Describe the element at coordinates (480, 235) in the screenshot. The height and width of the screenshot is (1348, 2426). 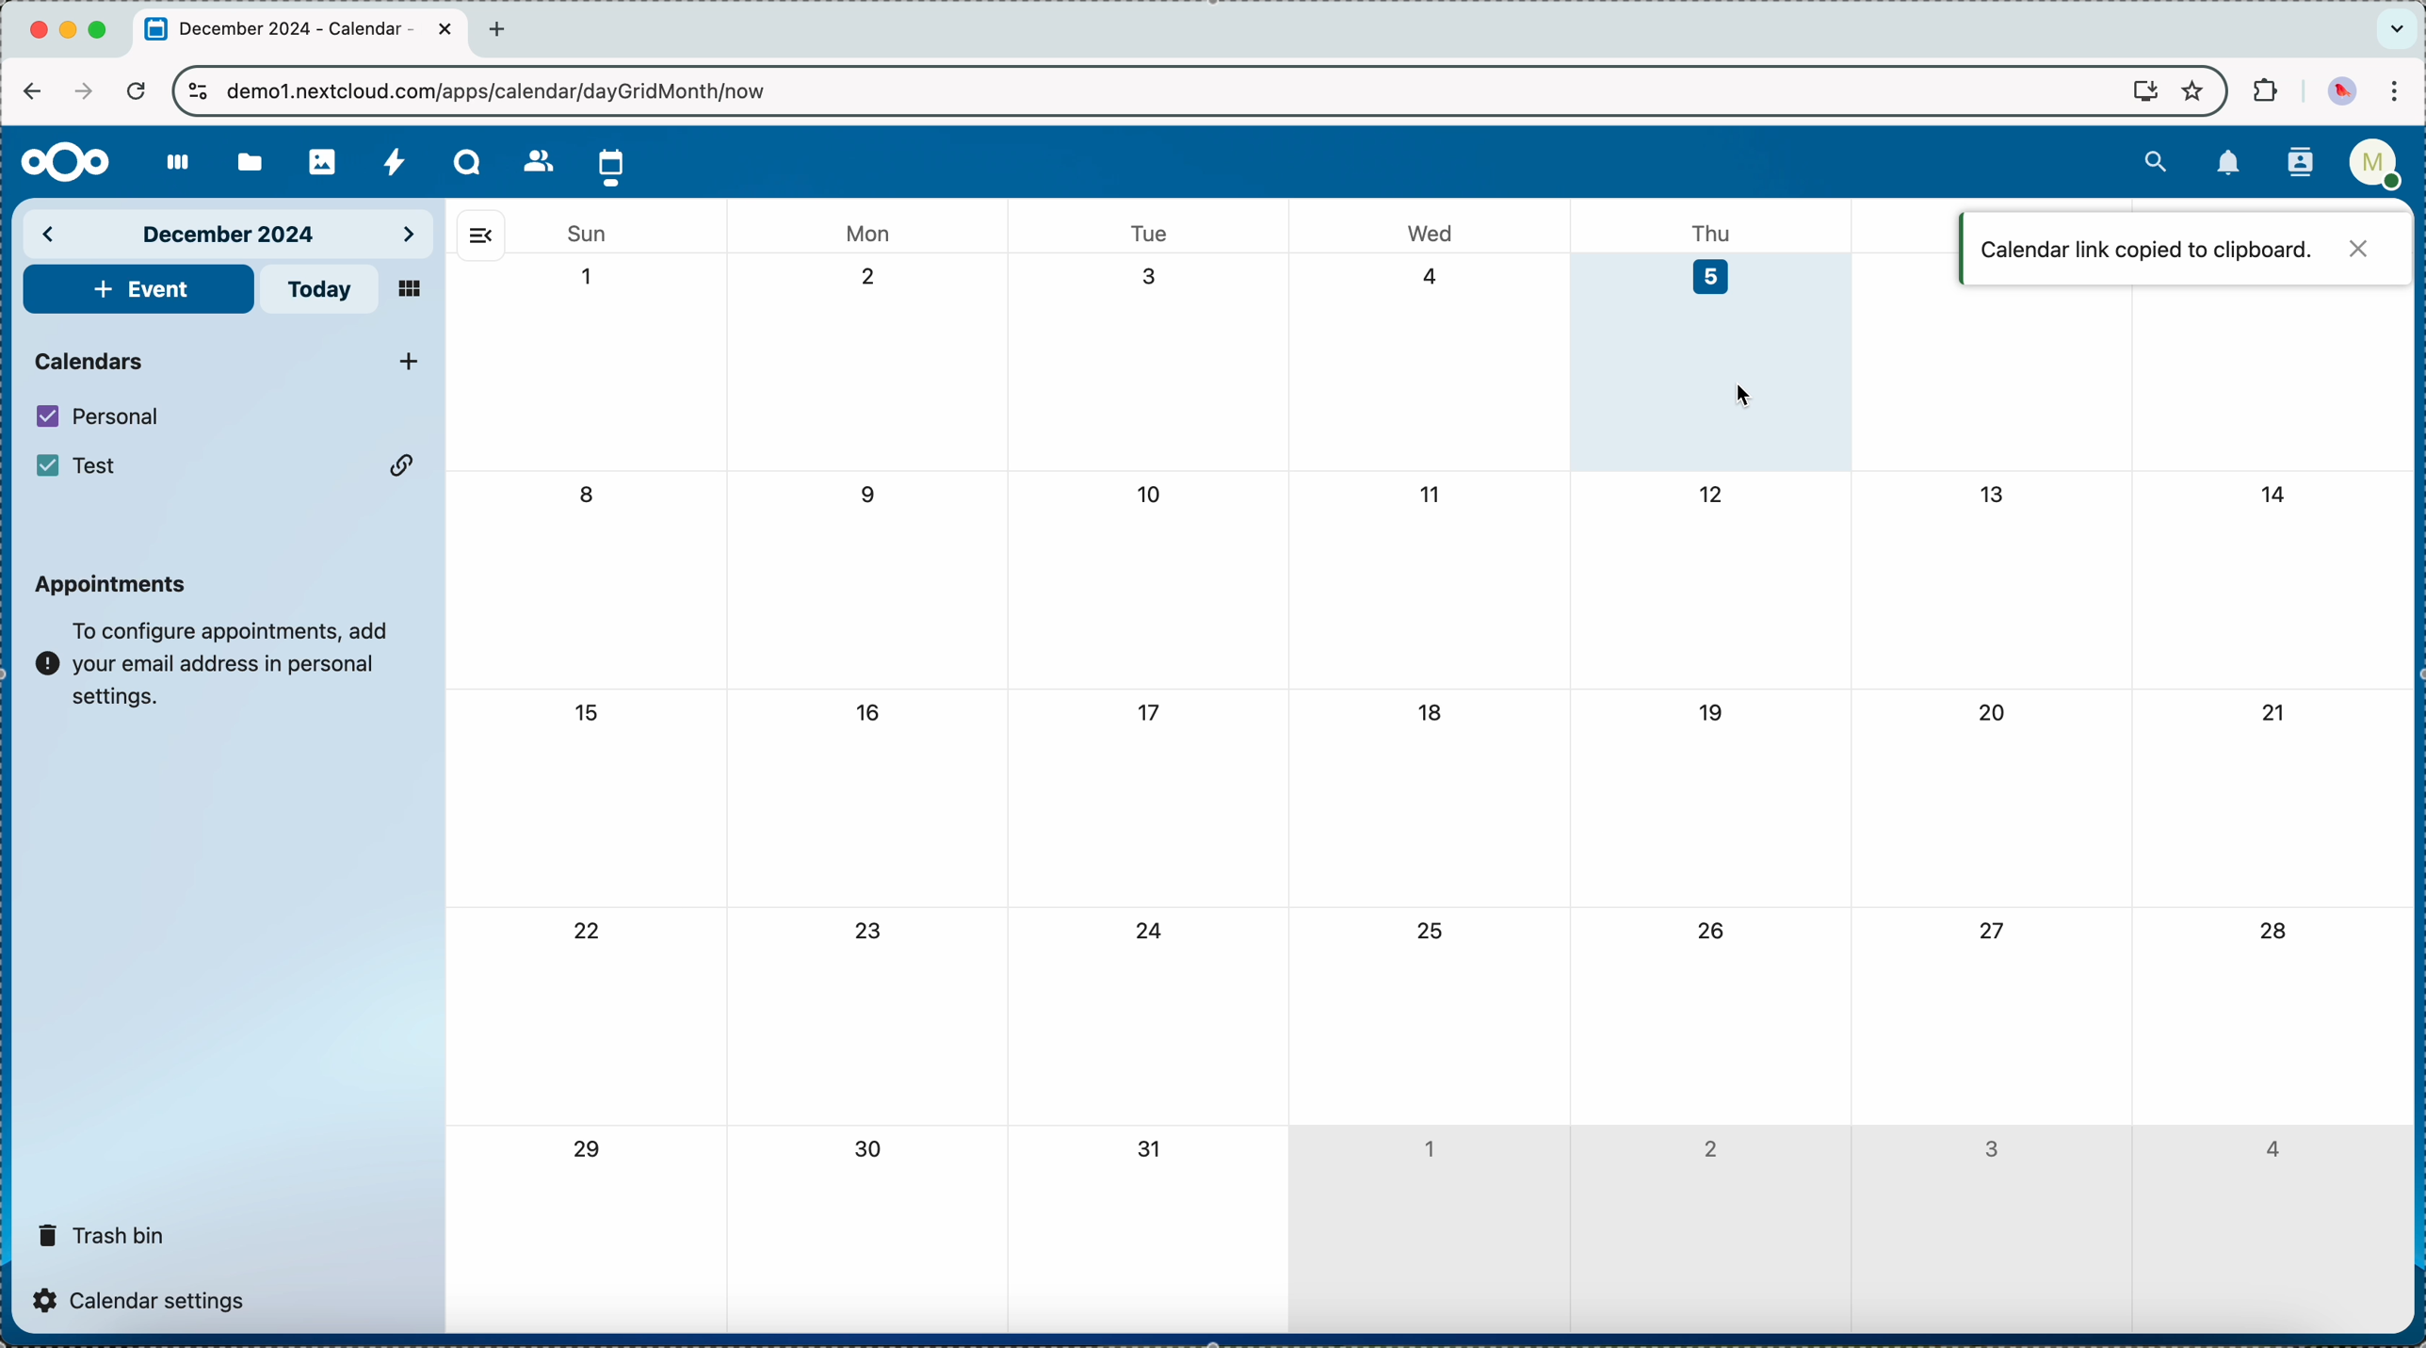
I see `hide side bar` at that location.